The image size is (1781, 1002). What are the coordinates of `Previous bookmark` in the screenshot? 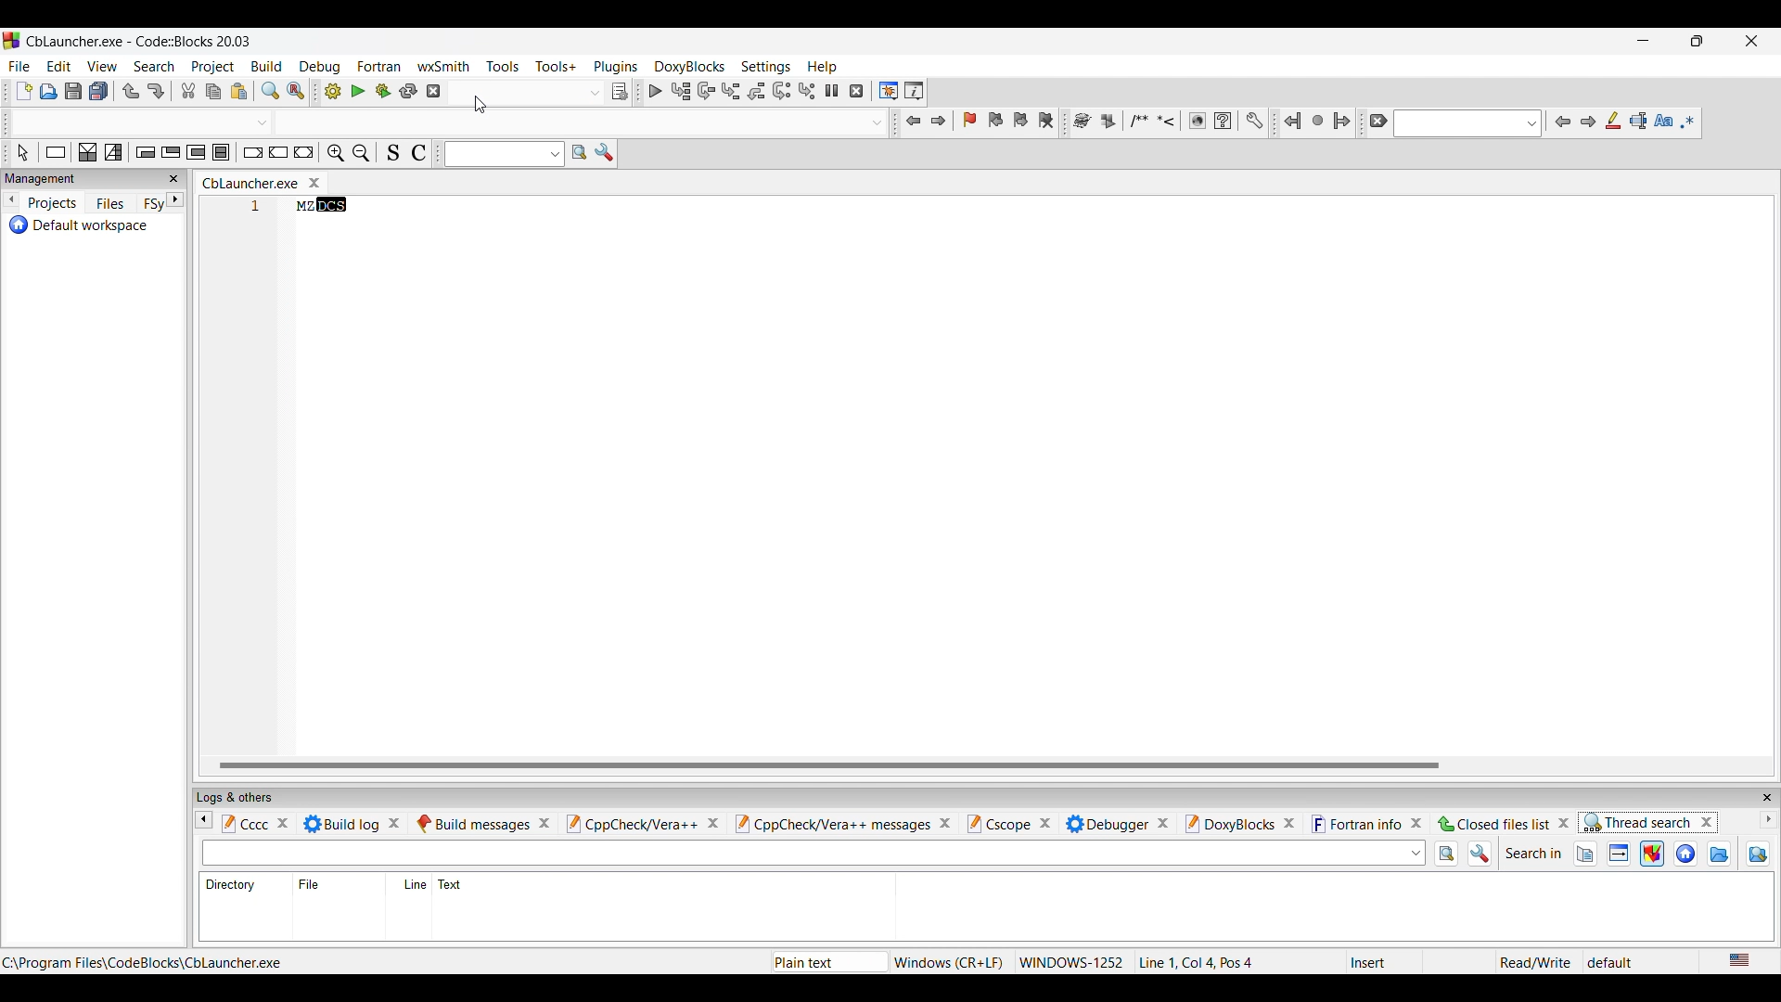 It's located at (995, 120).